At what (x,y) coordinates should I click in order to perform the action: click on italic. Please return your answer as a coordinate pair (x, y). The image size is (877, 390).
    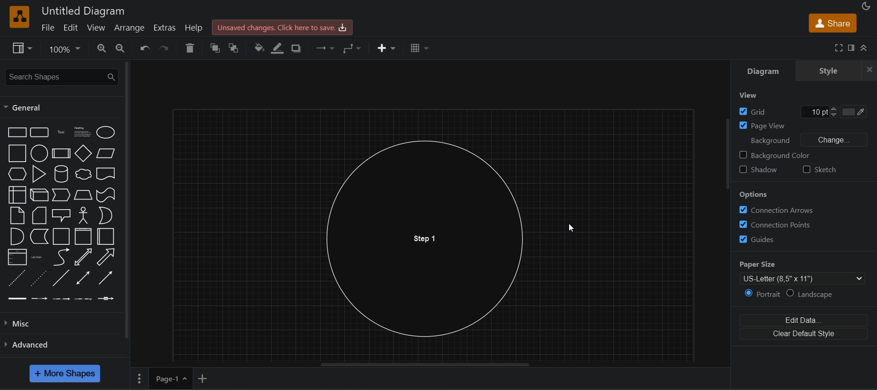
    Looking at the image, I should click on (232, 47).